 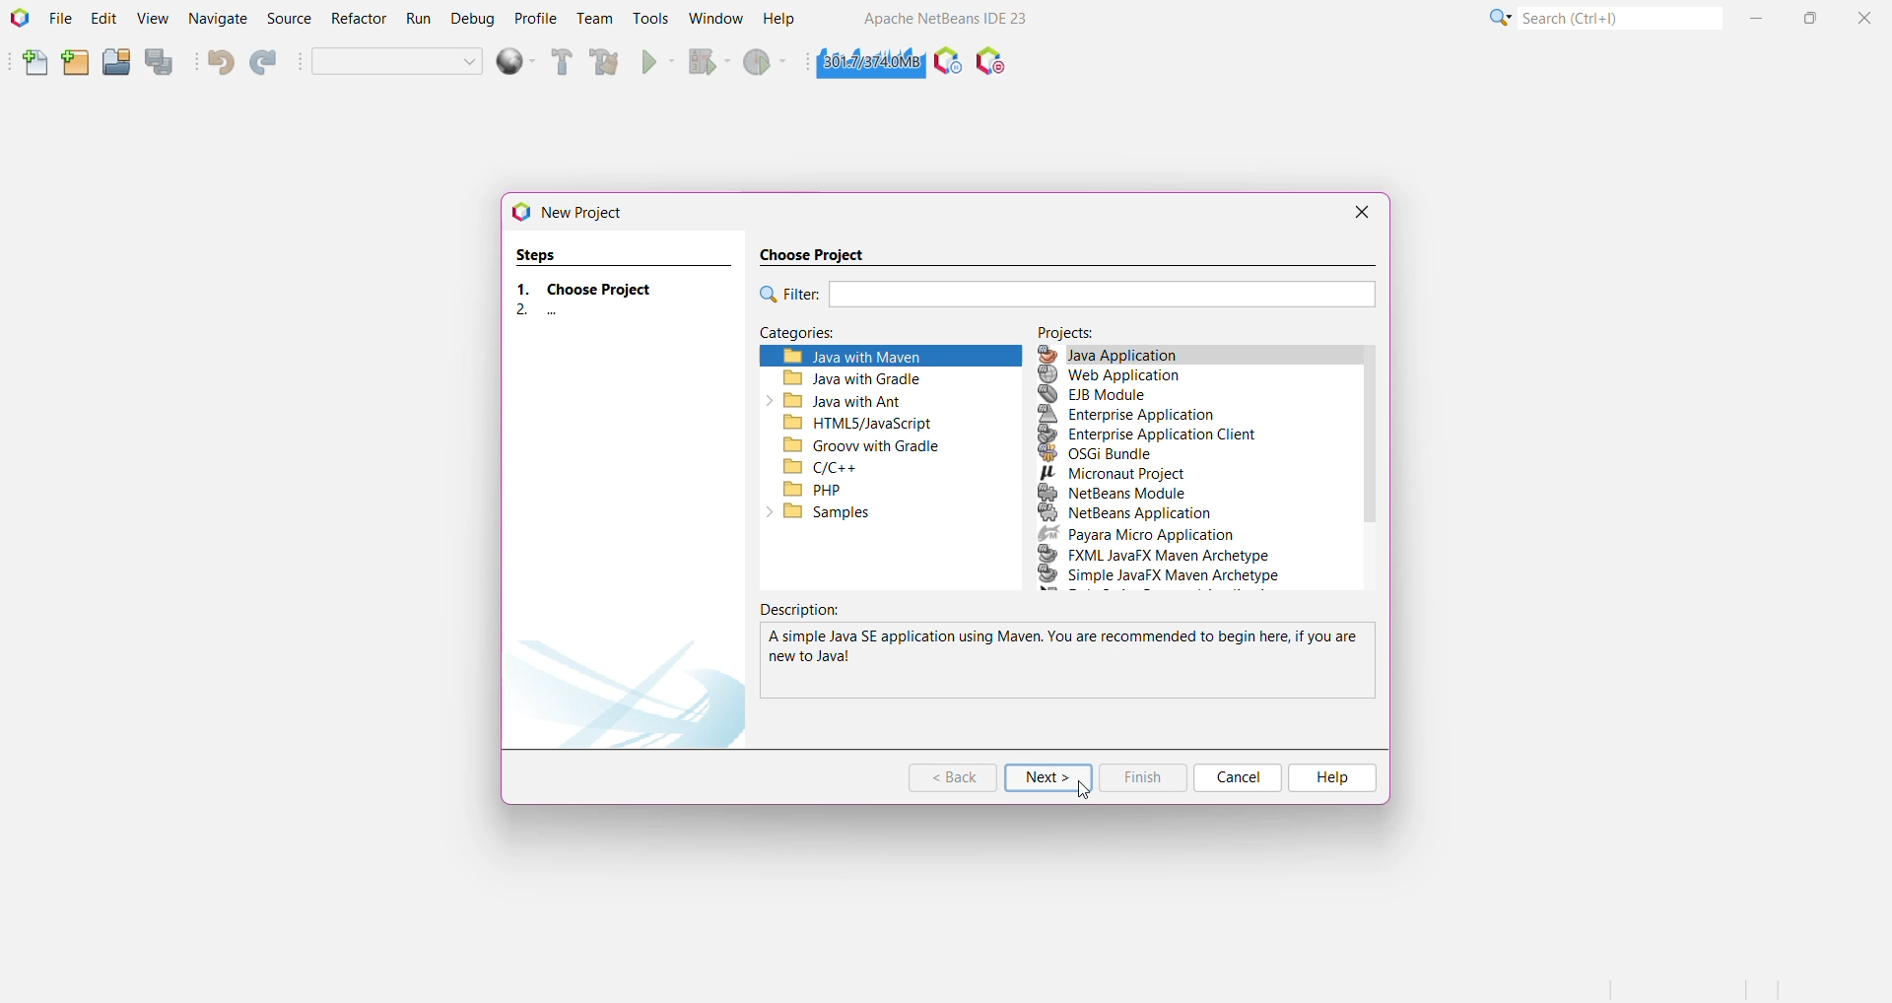 I want to click on Set Project Configuration, so click(x=397, y=61).